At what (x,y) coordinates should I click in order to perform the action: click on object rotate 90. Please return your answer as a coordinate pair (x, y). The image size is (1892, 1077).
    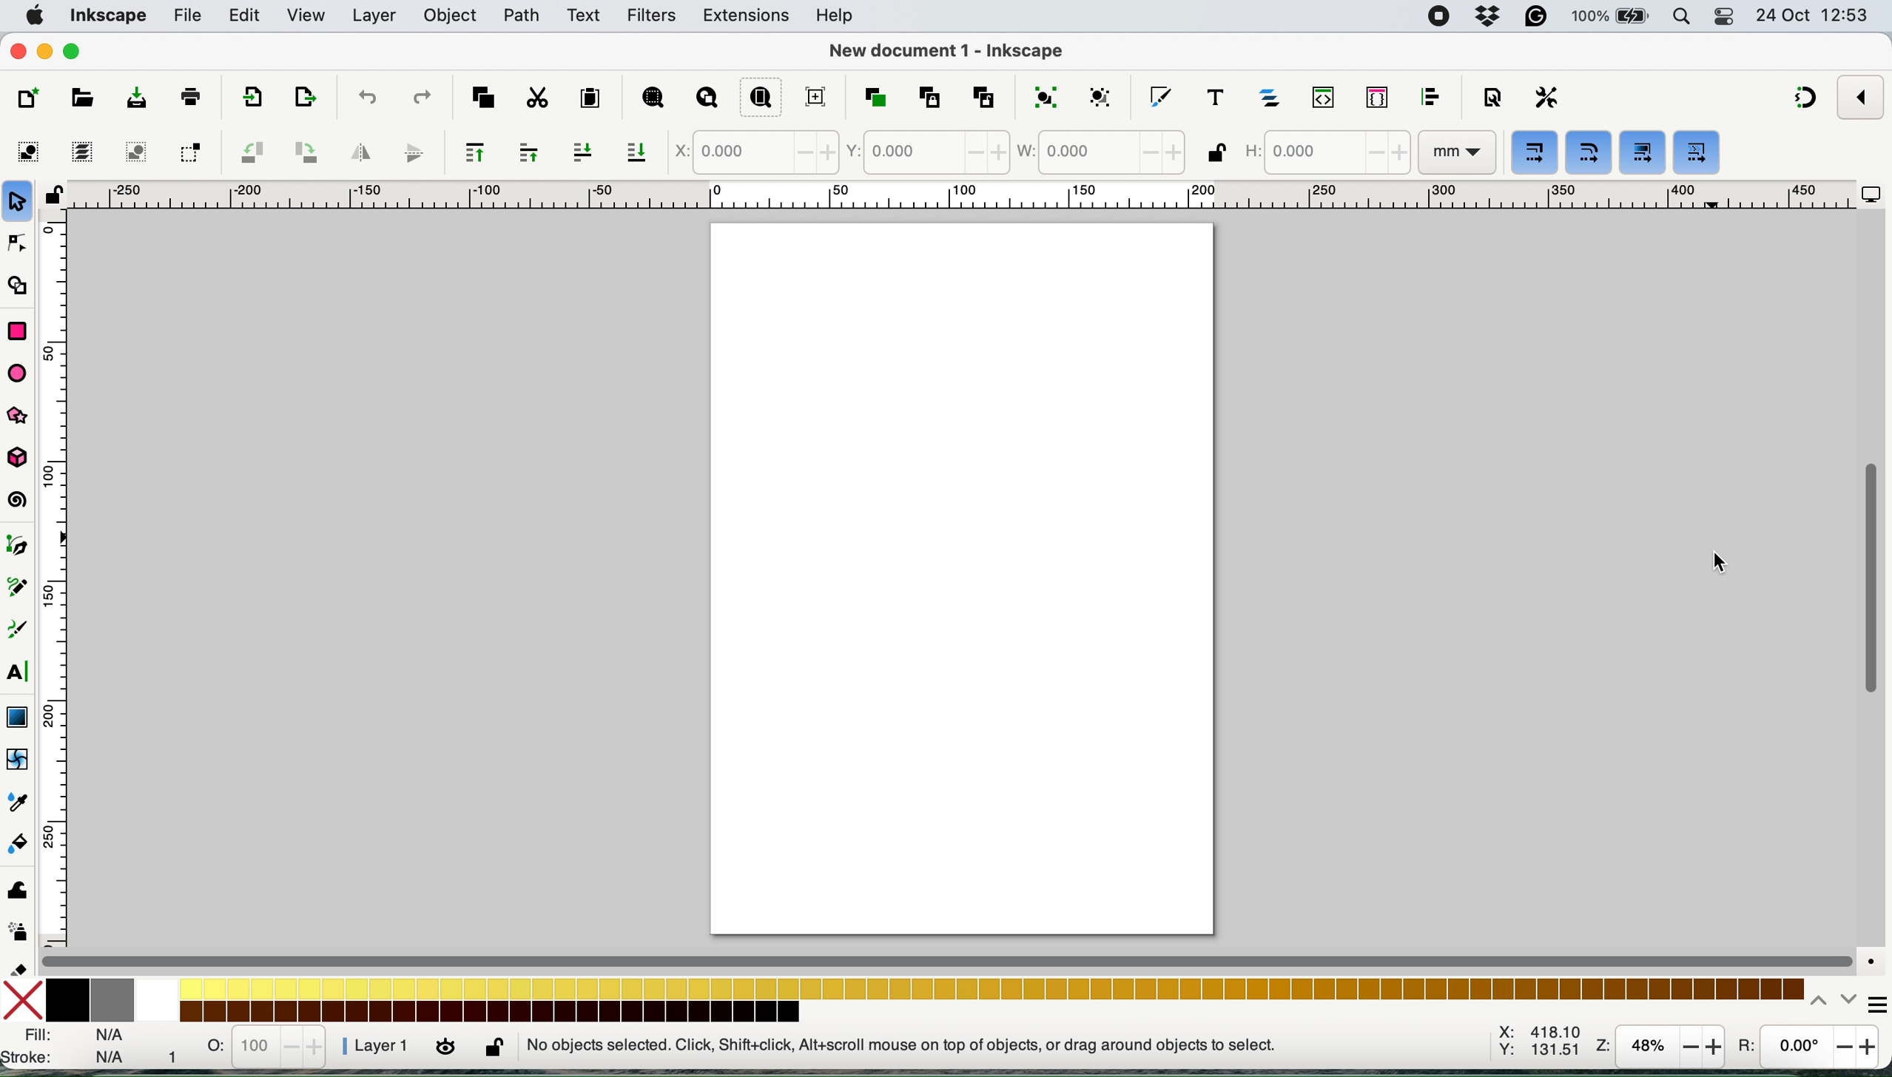
    Looking at the image, I should click on (306, 152).